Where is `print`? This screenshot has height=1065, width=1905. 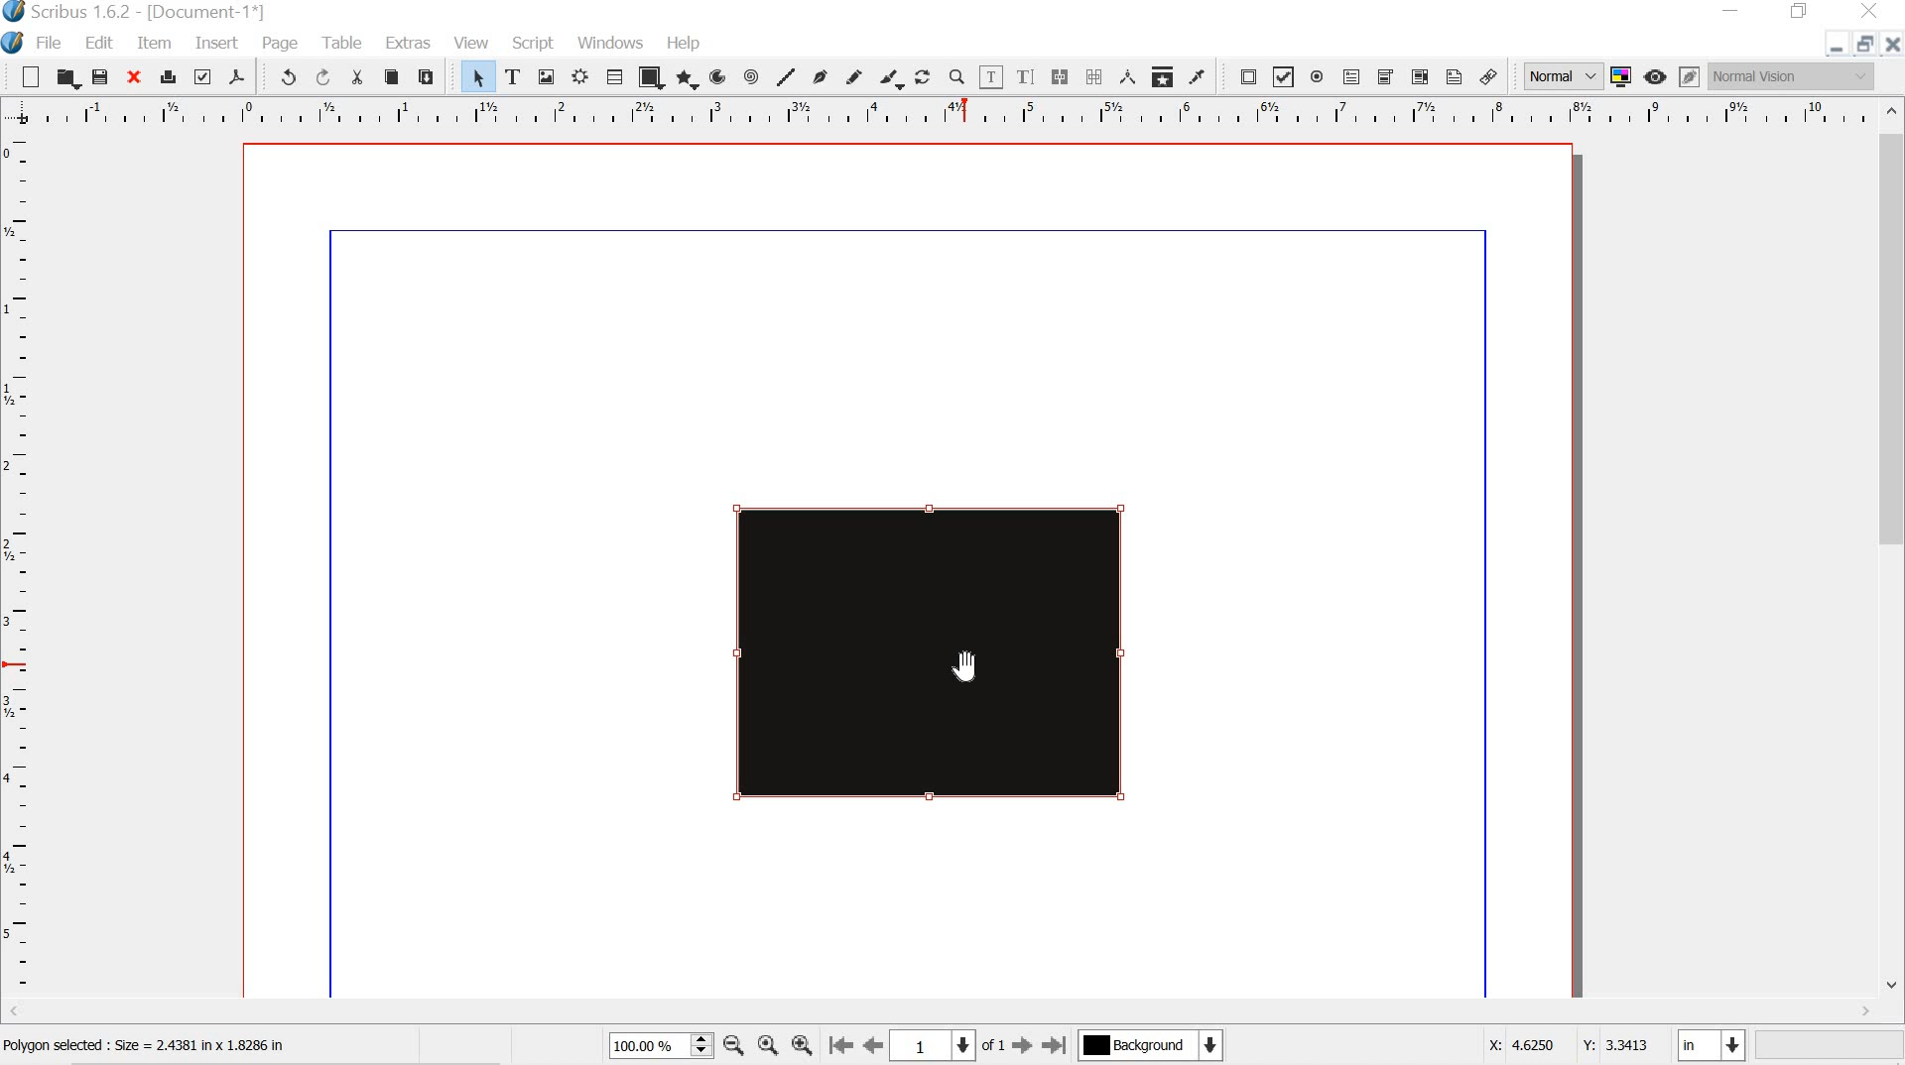 print is located at coordinates (167, 75).